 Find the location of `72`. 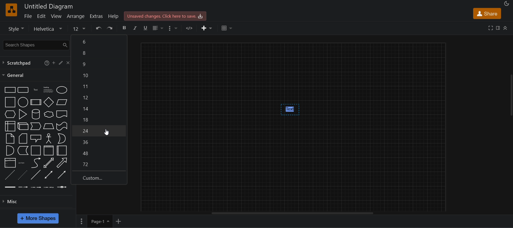

72 is located at coordinates (99, 165).